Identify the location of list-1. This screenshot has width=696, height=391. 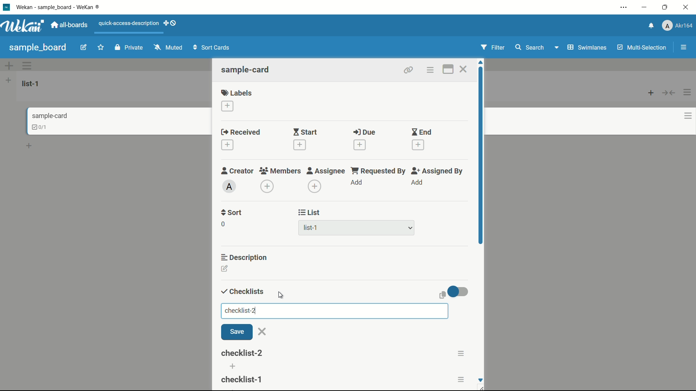
(312, 229).